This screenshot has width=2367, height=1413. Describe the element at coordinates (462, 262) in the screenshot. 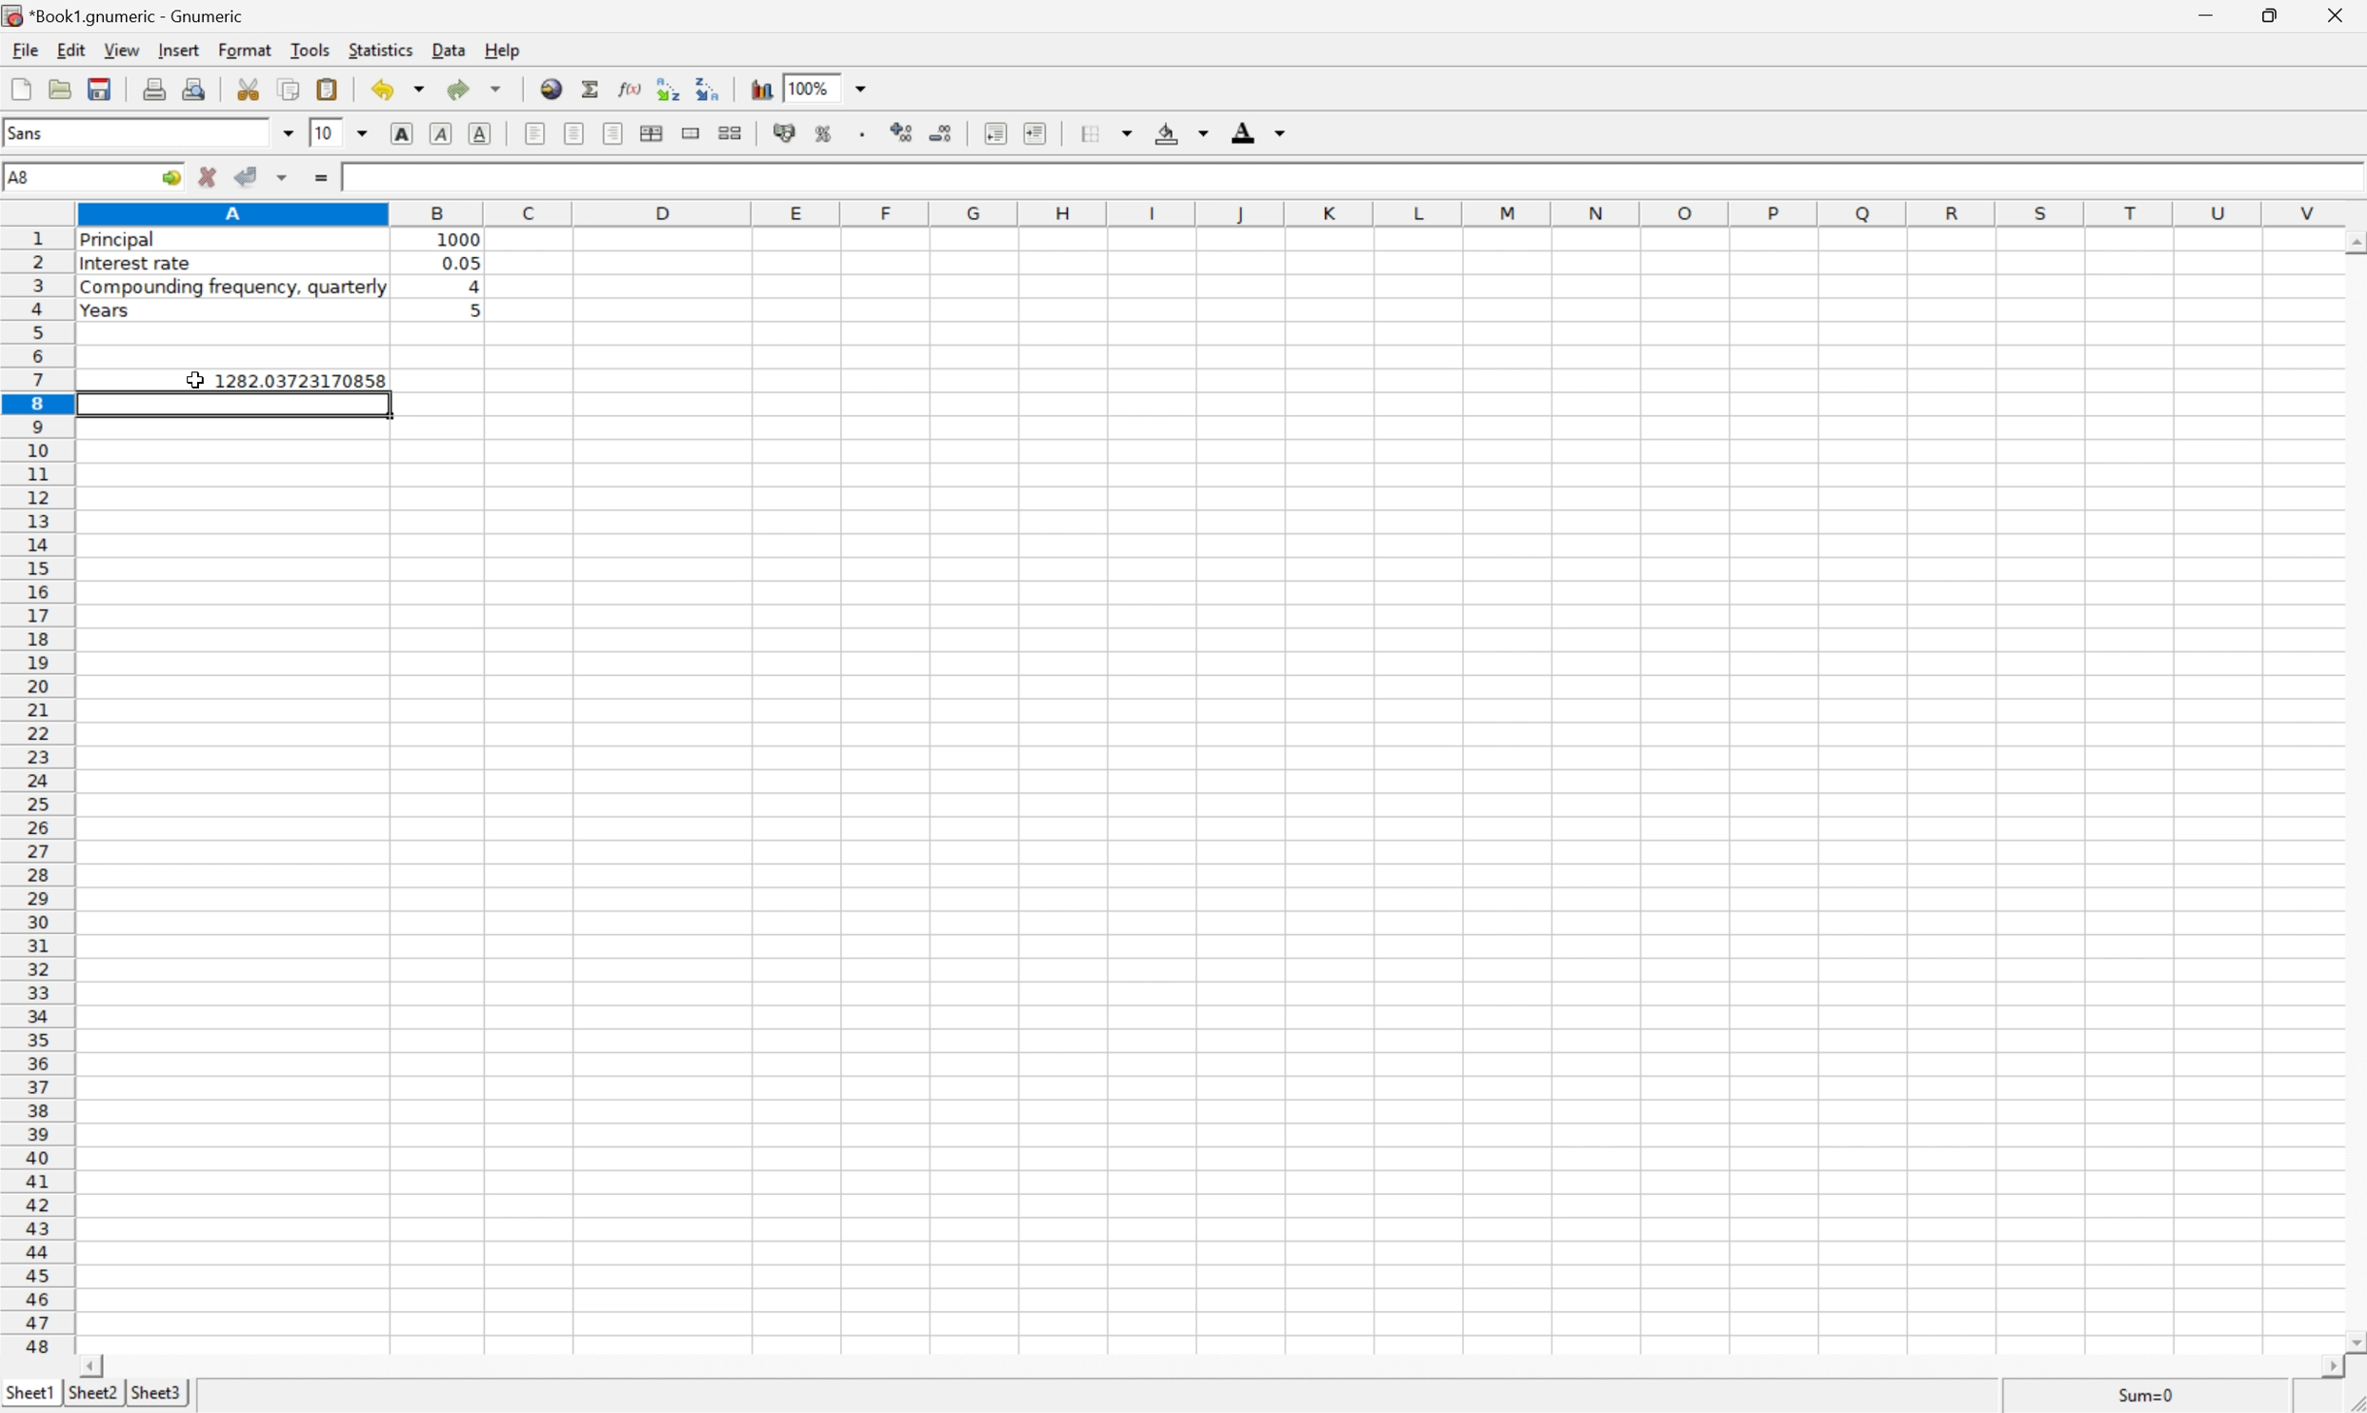

I see `0.05` at that location.